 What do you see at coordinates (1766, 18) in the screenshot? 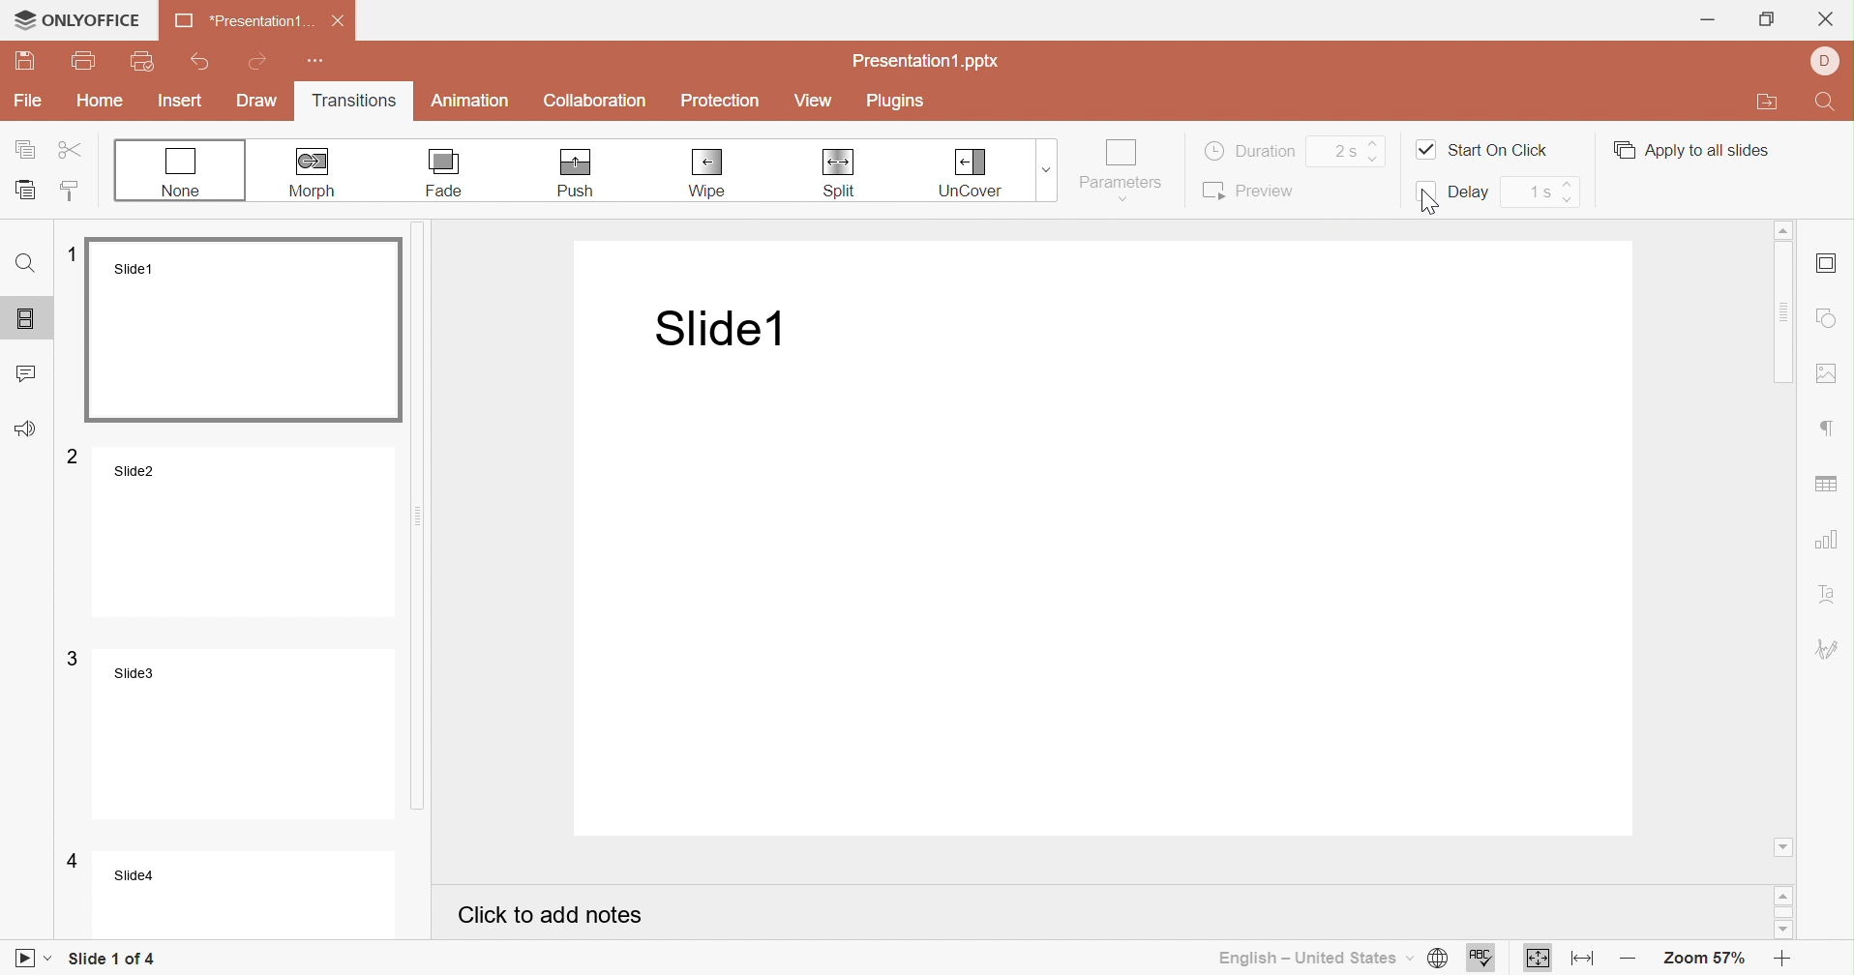
I see `Restore down` at bounding box center [1766, 18].